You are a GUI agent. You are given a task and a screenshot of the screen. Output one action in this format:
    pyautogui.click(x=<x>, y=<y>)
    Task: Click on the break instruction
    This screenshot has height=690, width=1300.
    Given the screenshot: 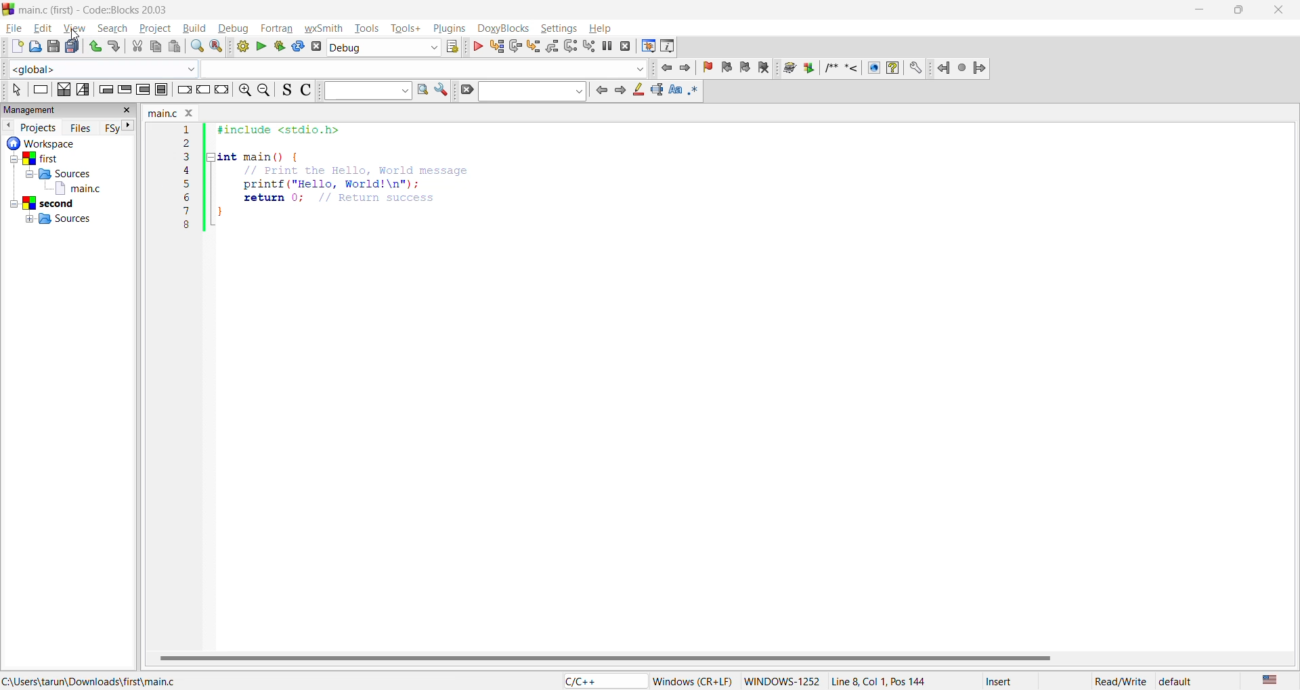 What is the action you would take?
    pyautogui.click(x=181, y=90)
    